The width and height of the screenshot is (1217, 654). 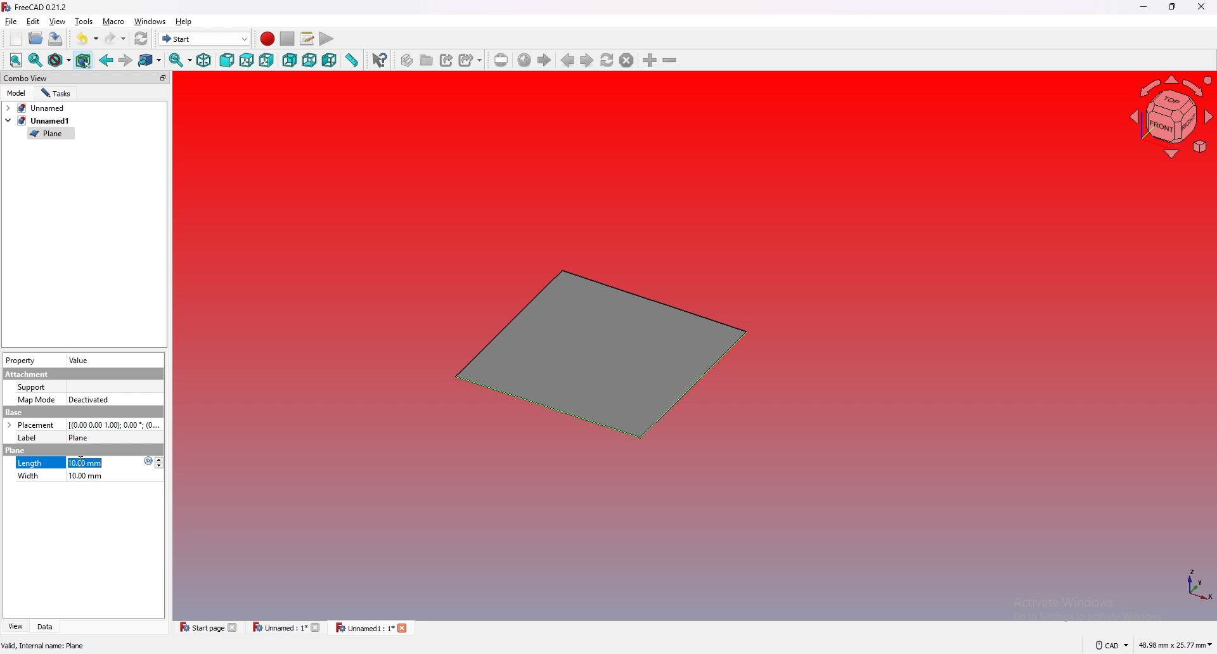 What do you see at coordinates (669, 60) in the screenshot?
I see `zoom out` at bounding box center [669, 60].